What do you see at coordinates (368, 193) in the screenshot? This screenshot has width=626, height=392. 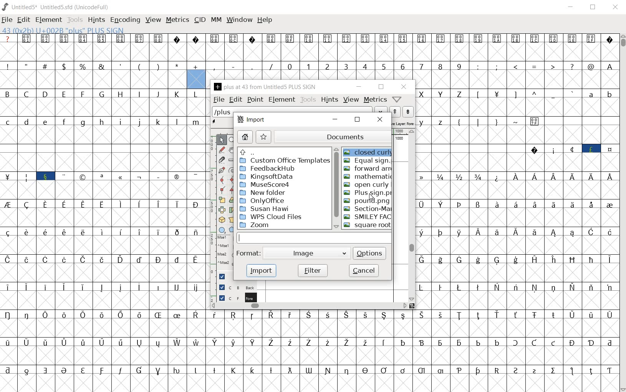 I see `PLUS SIGN.PNG` at bounding box center [368, 193].